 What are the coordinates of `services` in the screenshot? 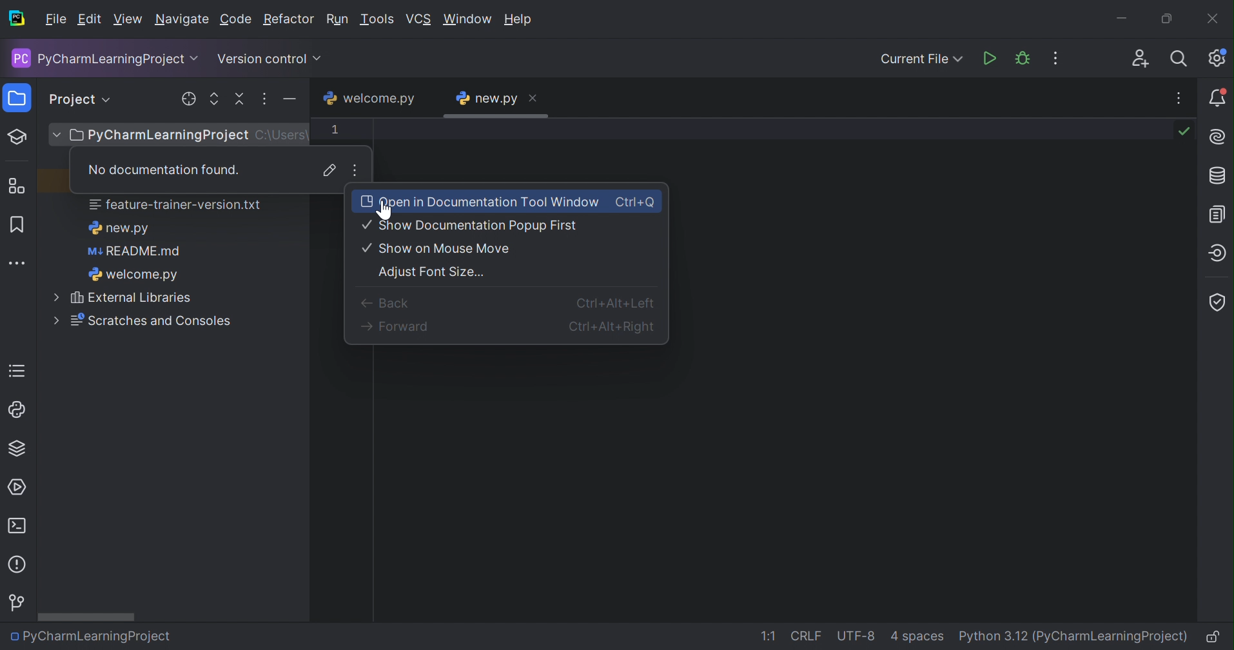 It's located at (20, 486).